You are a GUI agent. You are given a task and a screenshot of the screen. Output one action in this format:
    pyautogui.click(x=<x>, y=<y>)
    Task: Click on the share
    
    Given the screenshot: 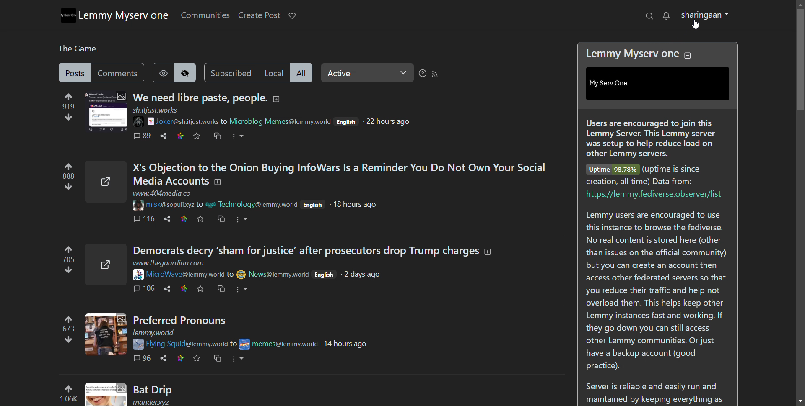 What is the action you would take?
    pyautogui.click(x=164, y=136)
    